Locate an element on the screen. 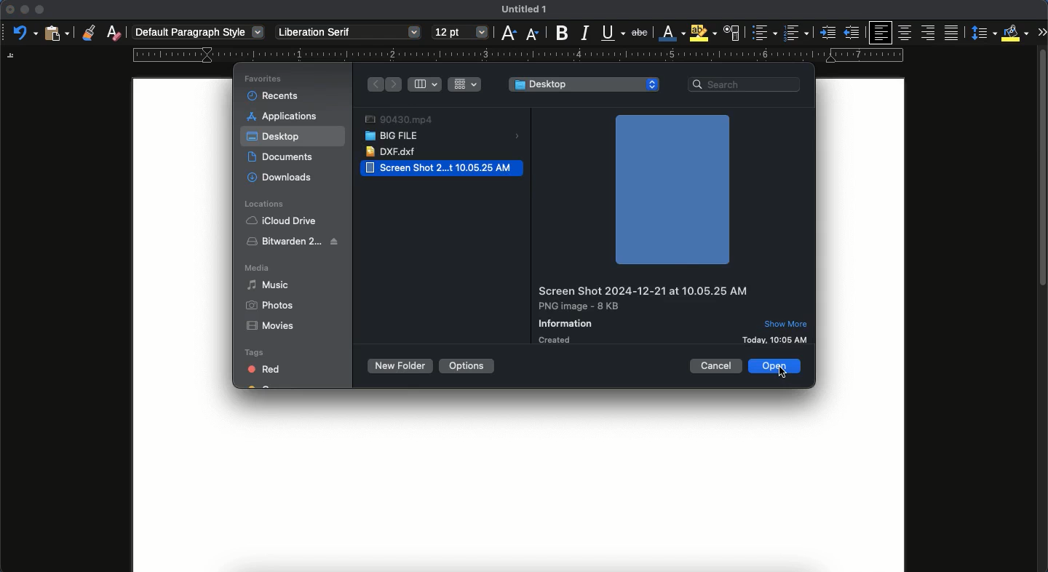 This screenshot has width=1048, height=572. iCloud Drive is located at coordinates (283, 221).